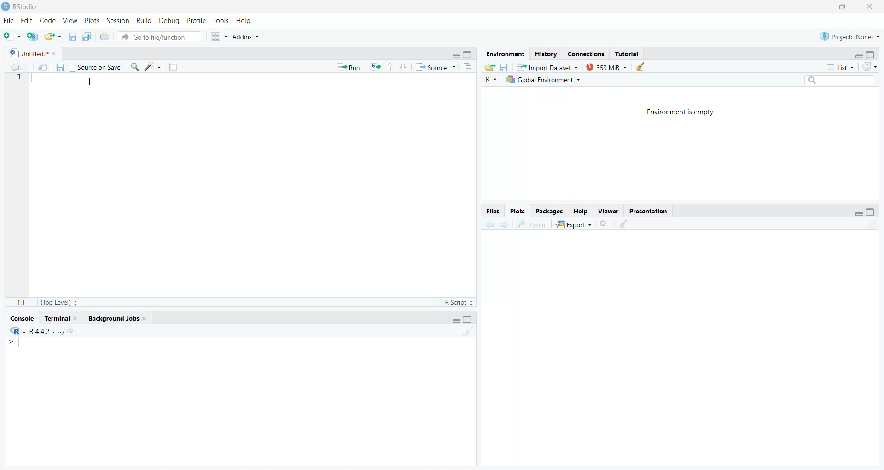  Describe the element at coordinates (60, 303) in the screenshot. I see `(Top Level) +` at that location.